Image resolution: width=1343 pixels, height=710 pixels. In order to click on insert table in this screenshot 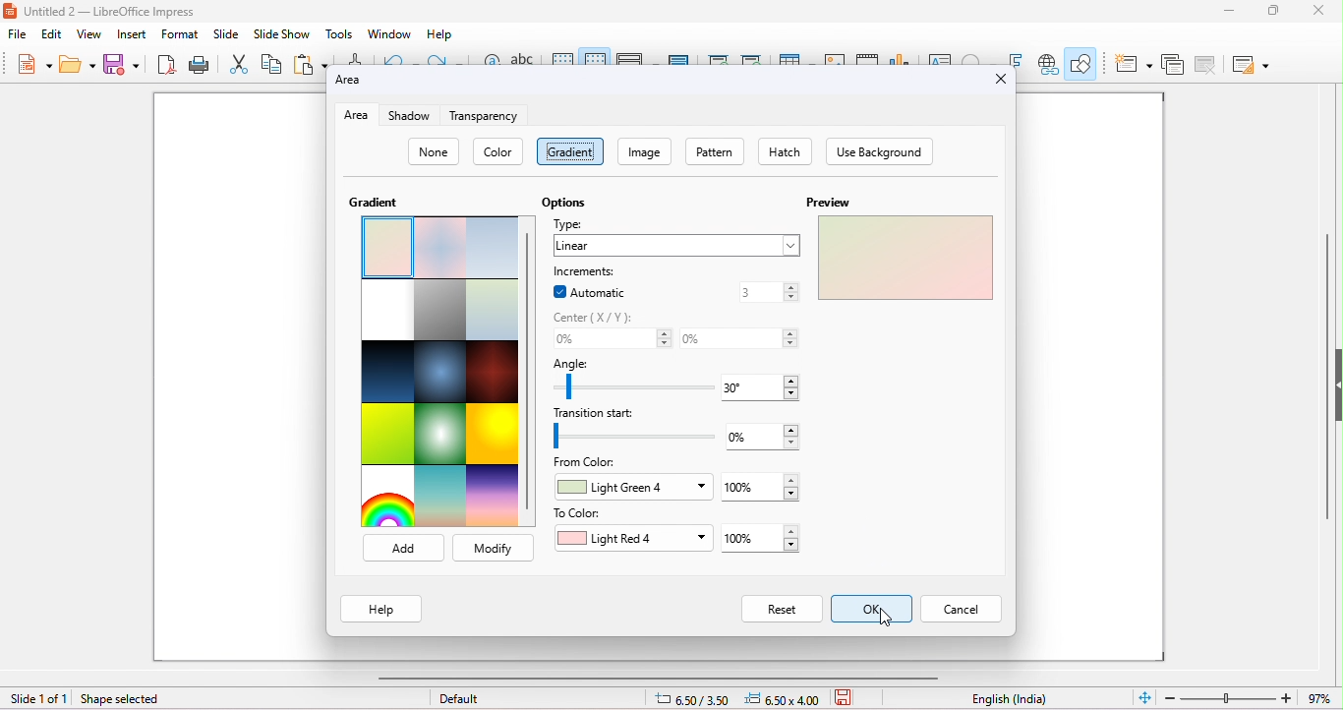, I will do `click(794, 55)`.